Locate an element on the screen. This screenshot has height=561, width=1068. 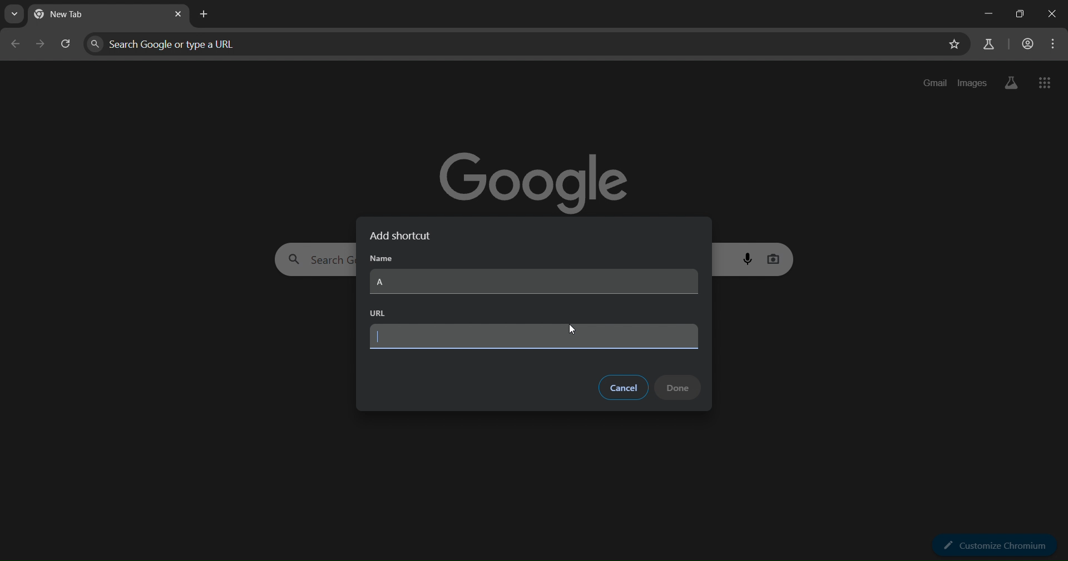
google is located at coordinates (538, 176).